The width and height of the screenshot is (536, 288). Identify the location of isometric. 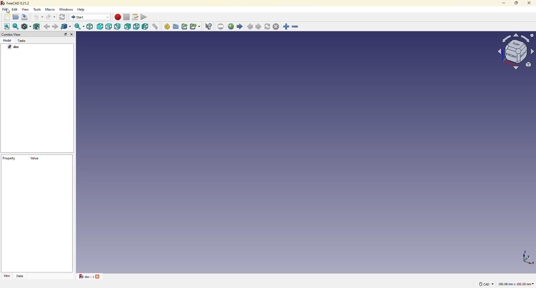
(90, 27).